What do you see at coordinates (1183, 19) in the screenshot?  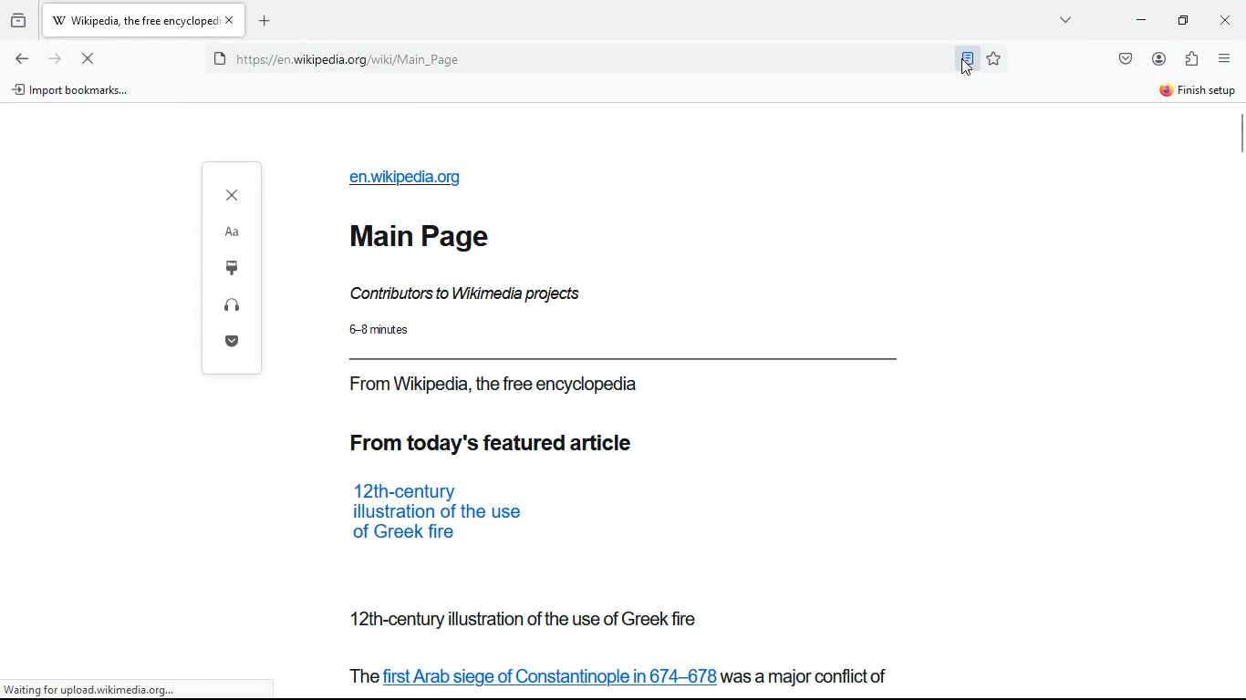 I see `maximize` at bounding box center [1183, 19].